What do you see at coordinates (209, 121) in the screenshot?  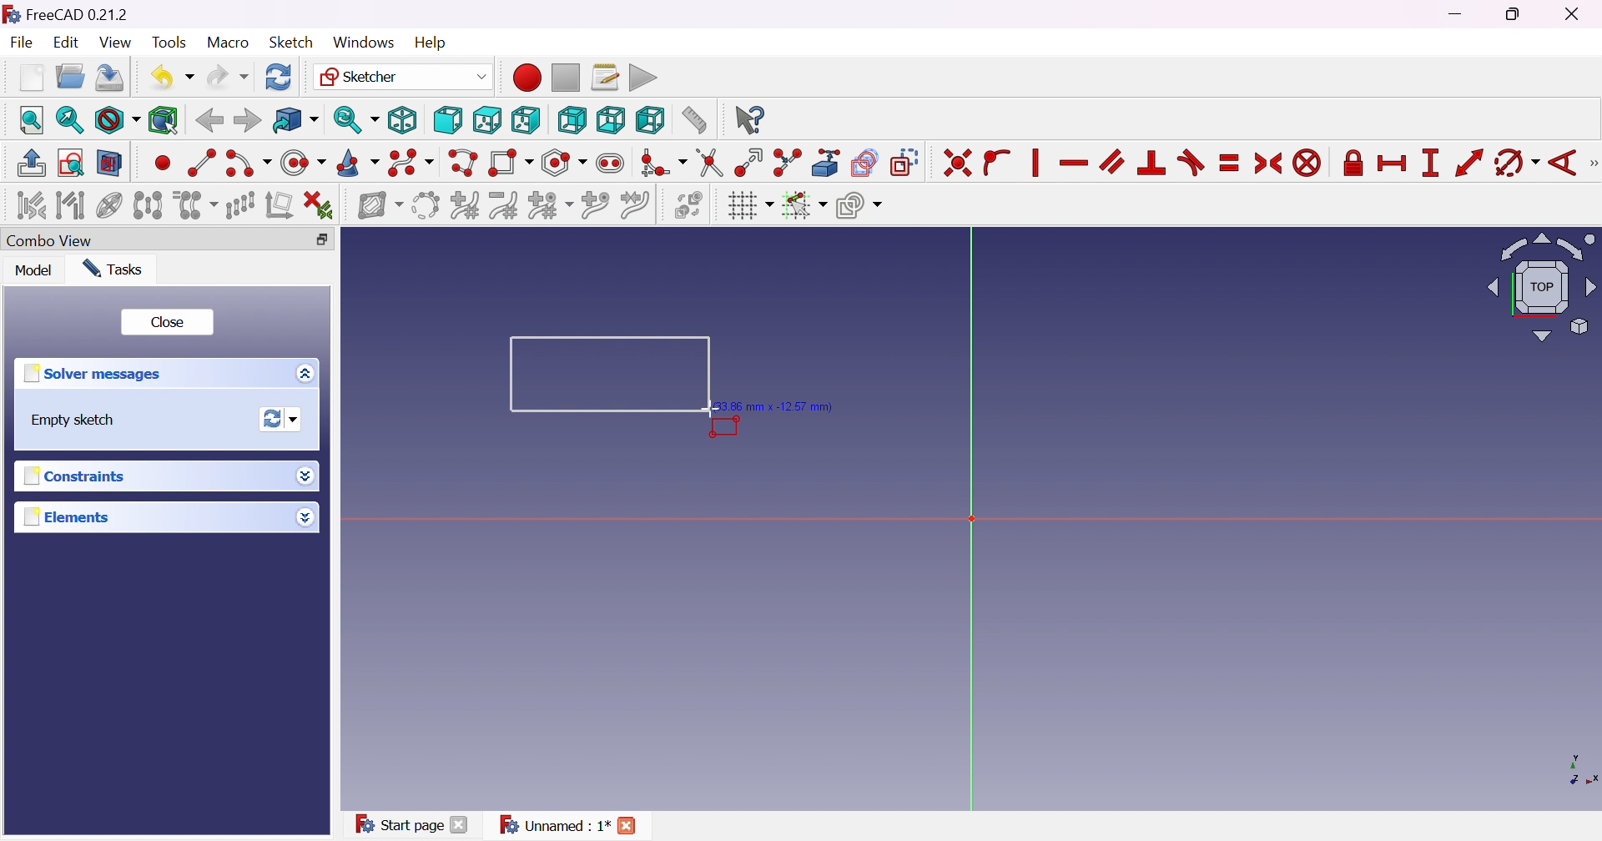 I see `Back` at bounding box center [209, 121].